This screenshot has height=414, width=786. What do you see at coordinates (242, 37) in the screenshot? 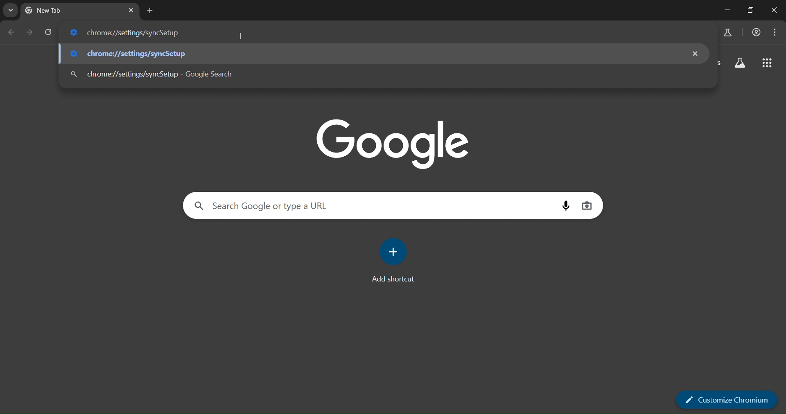
I see `cursor` at bounding box center [242, 37].